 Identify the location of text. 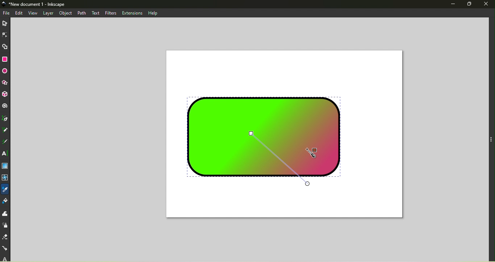
(95, 12).